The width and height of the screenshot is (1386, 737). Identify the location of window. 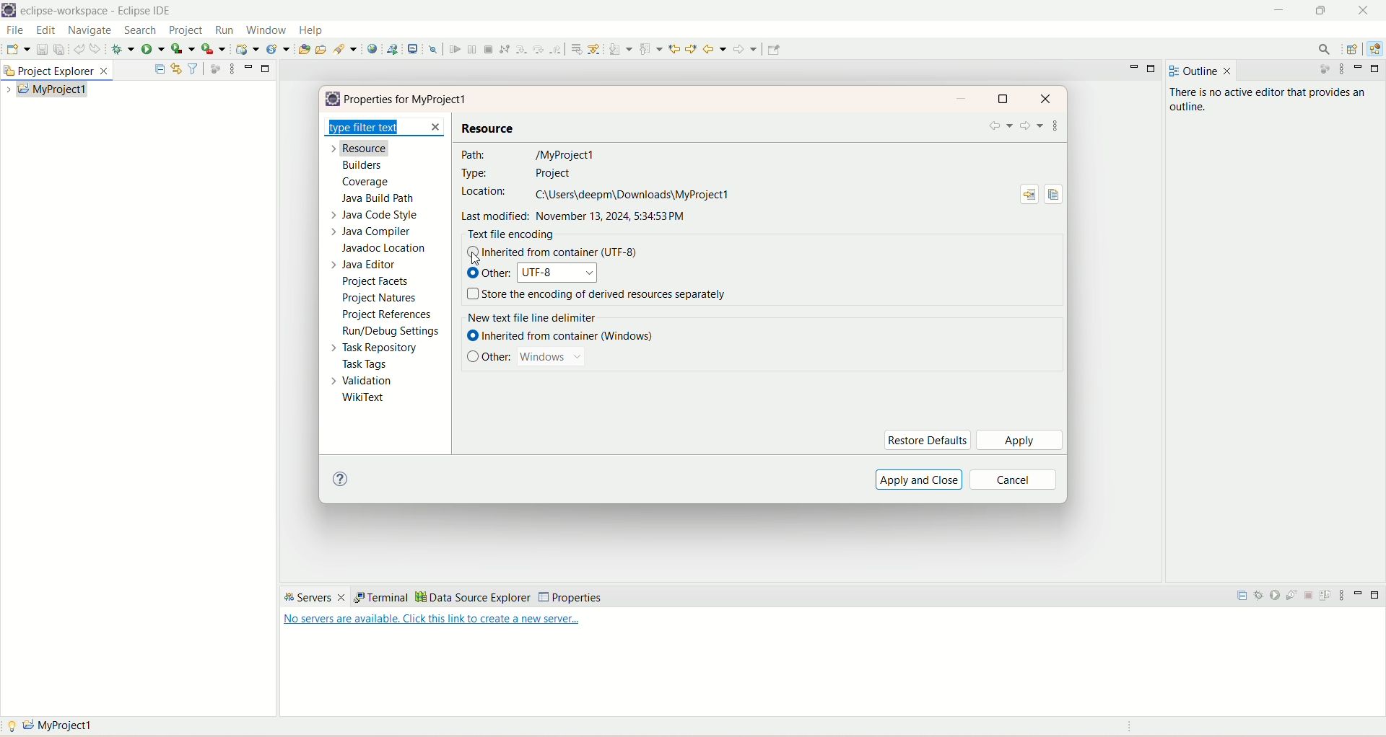
(268, 30).